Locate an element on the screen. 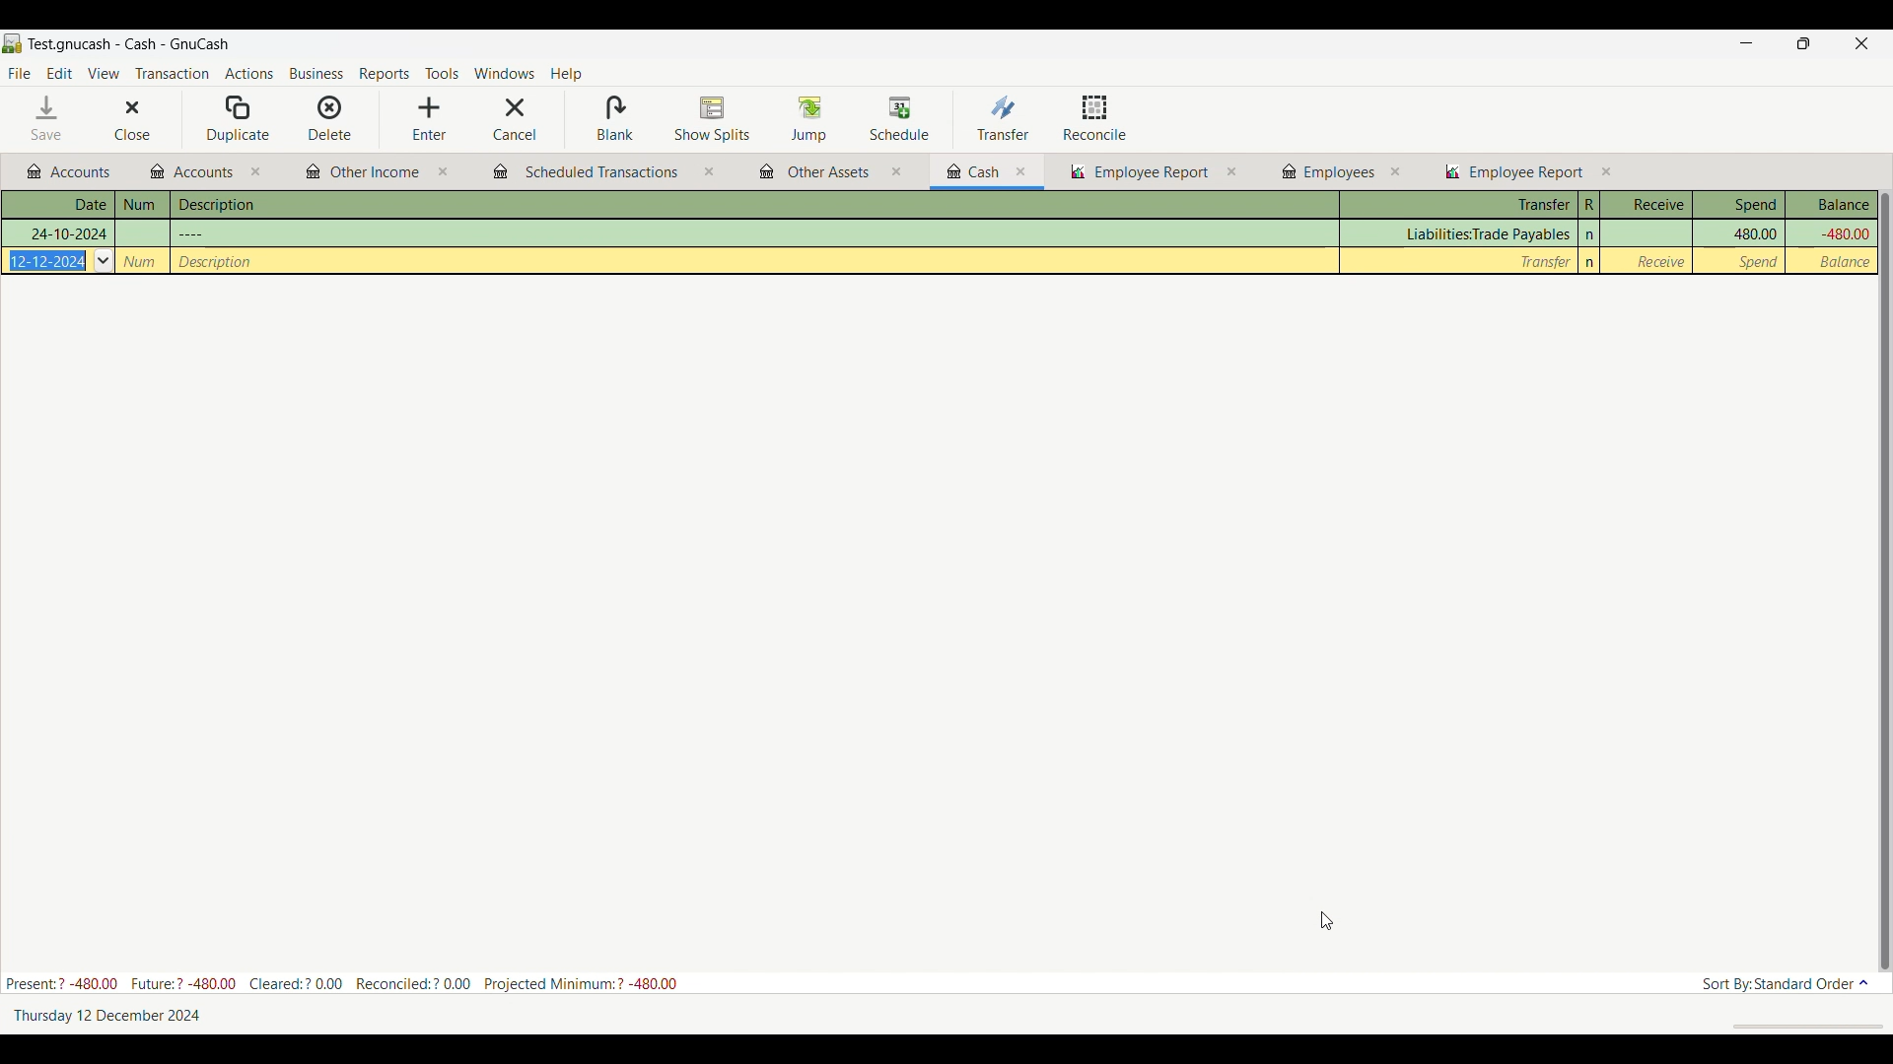 The image size is (1893, 1064). Schedule is located at coordinates (900, 118).